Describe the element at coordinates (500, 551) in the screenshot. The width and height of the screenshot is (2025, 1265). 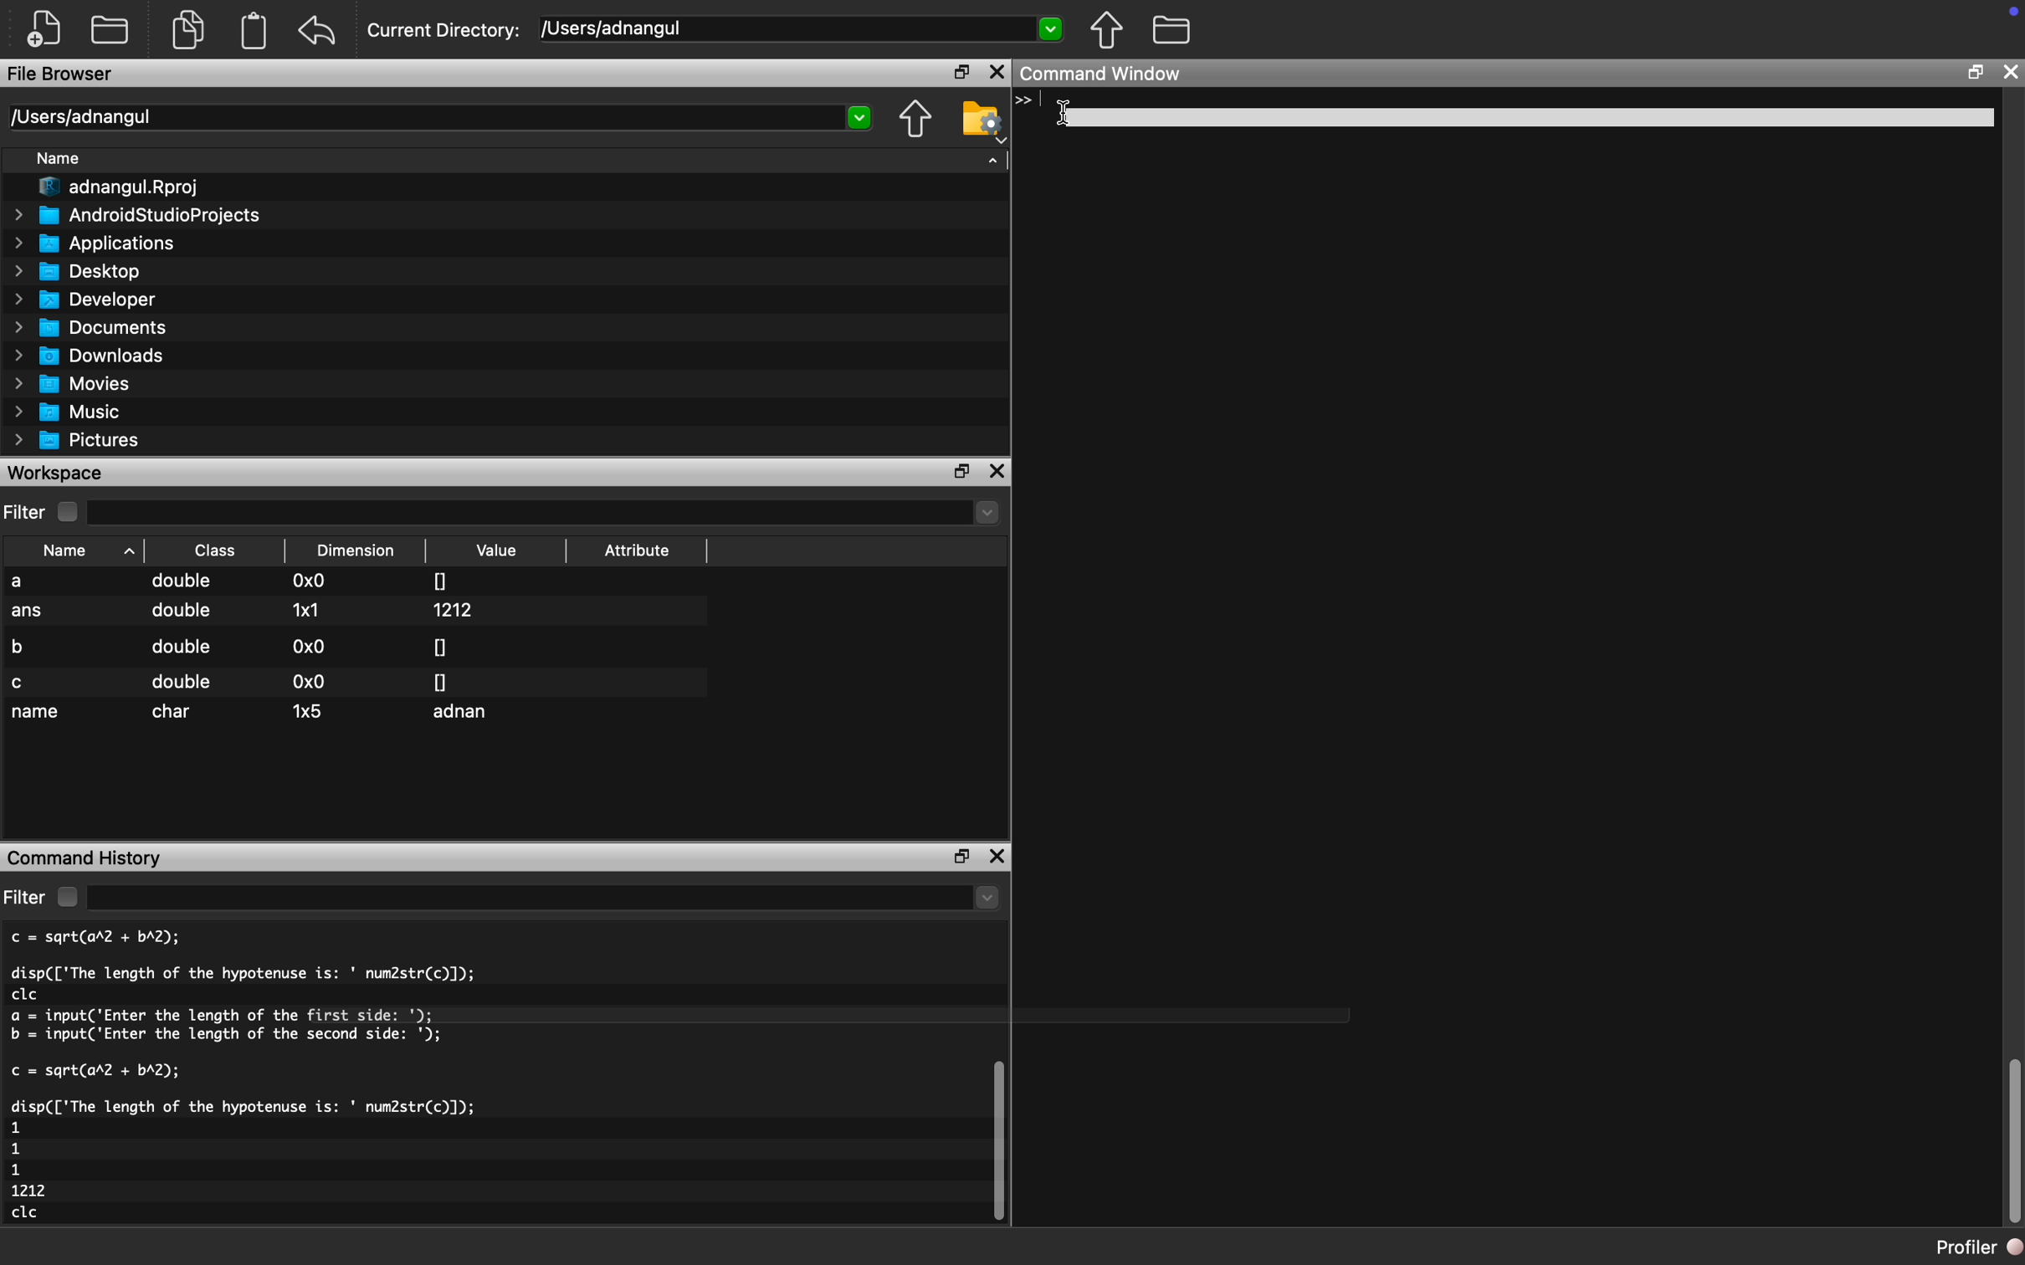
I see `Value` at that location.